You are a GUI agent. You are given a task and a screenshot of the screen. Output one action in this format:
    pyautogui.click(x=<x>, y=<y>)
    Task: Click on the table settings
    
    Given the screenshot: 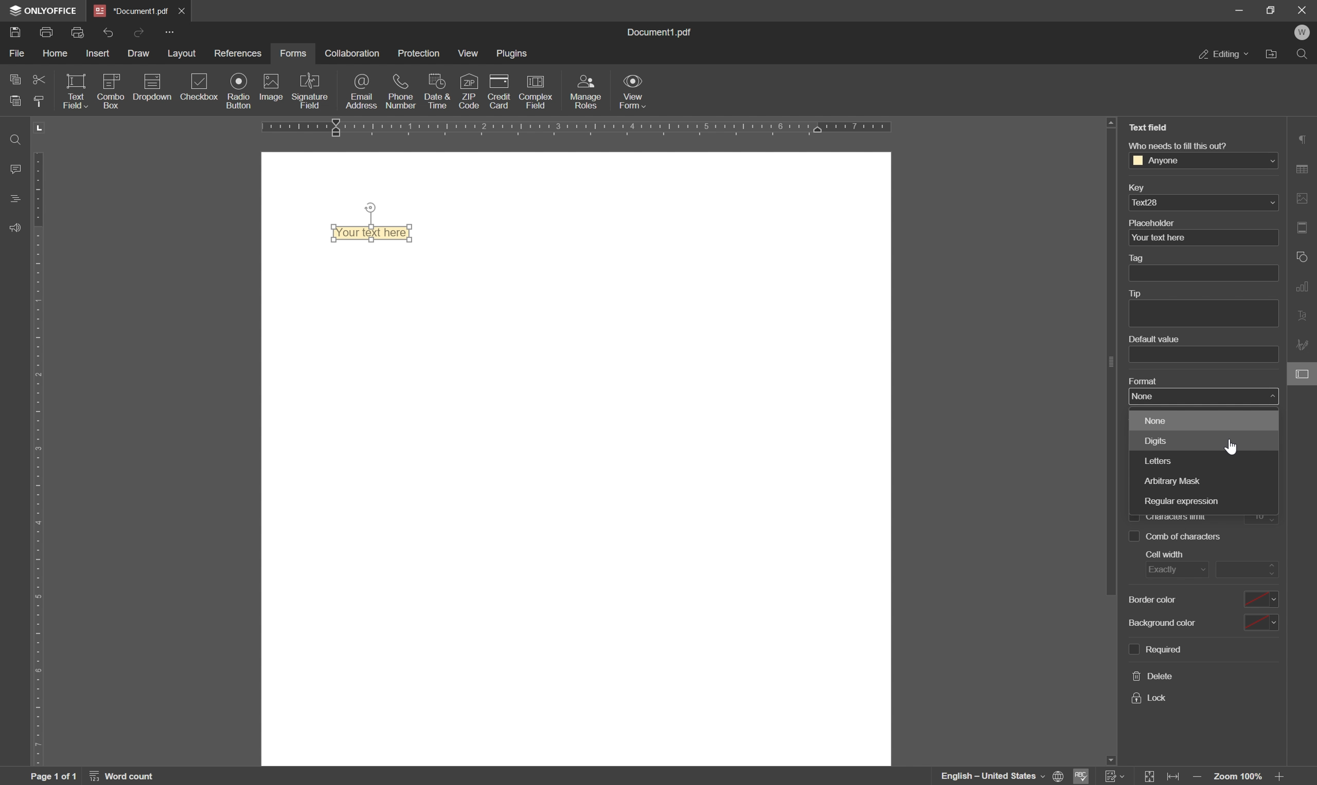 What is the action you would take?
    pyautogui.click(x=1304, y=169)
    